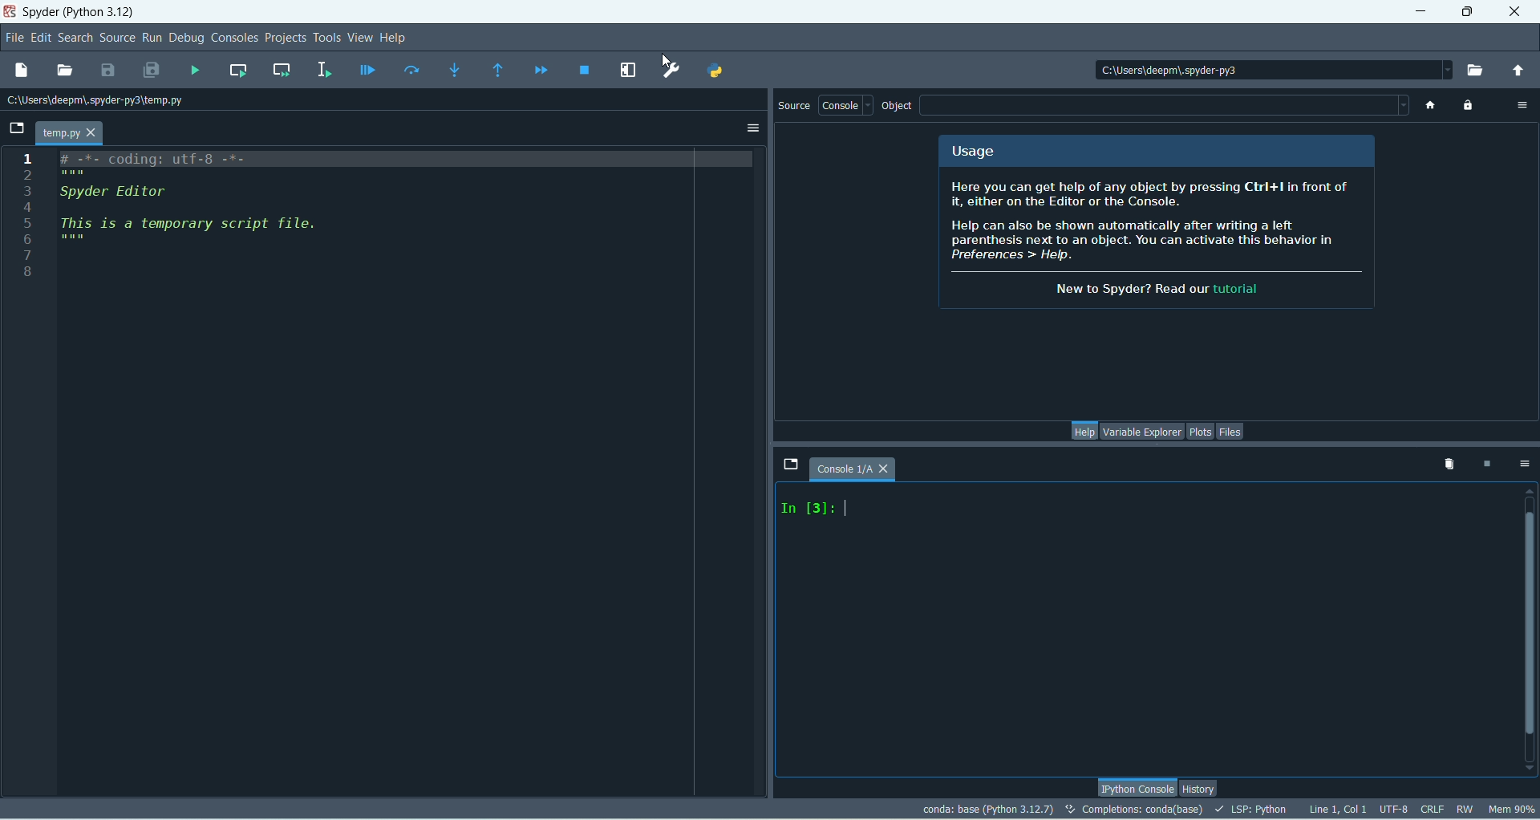 This screenshot has height=820, width=1540. What do you see at coordinates (100, 100) in the screenshot?
I see `location` at bounding box center [100, 100].